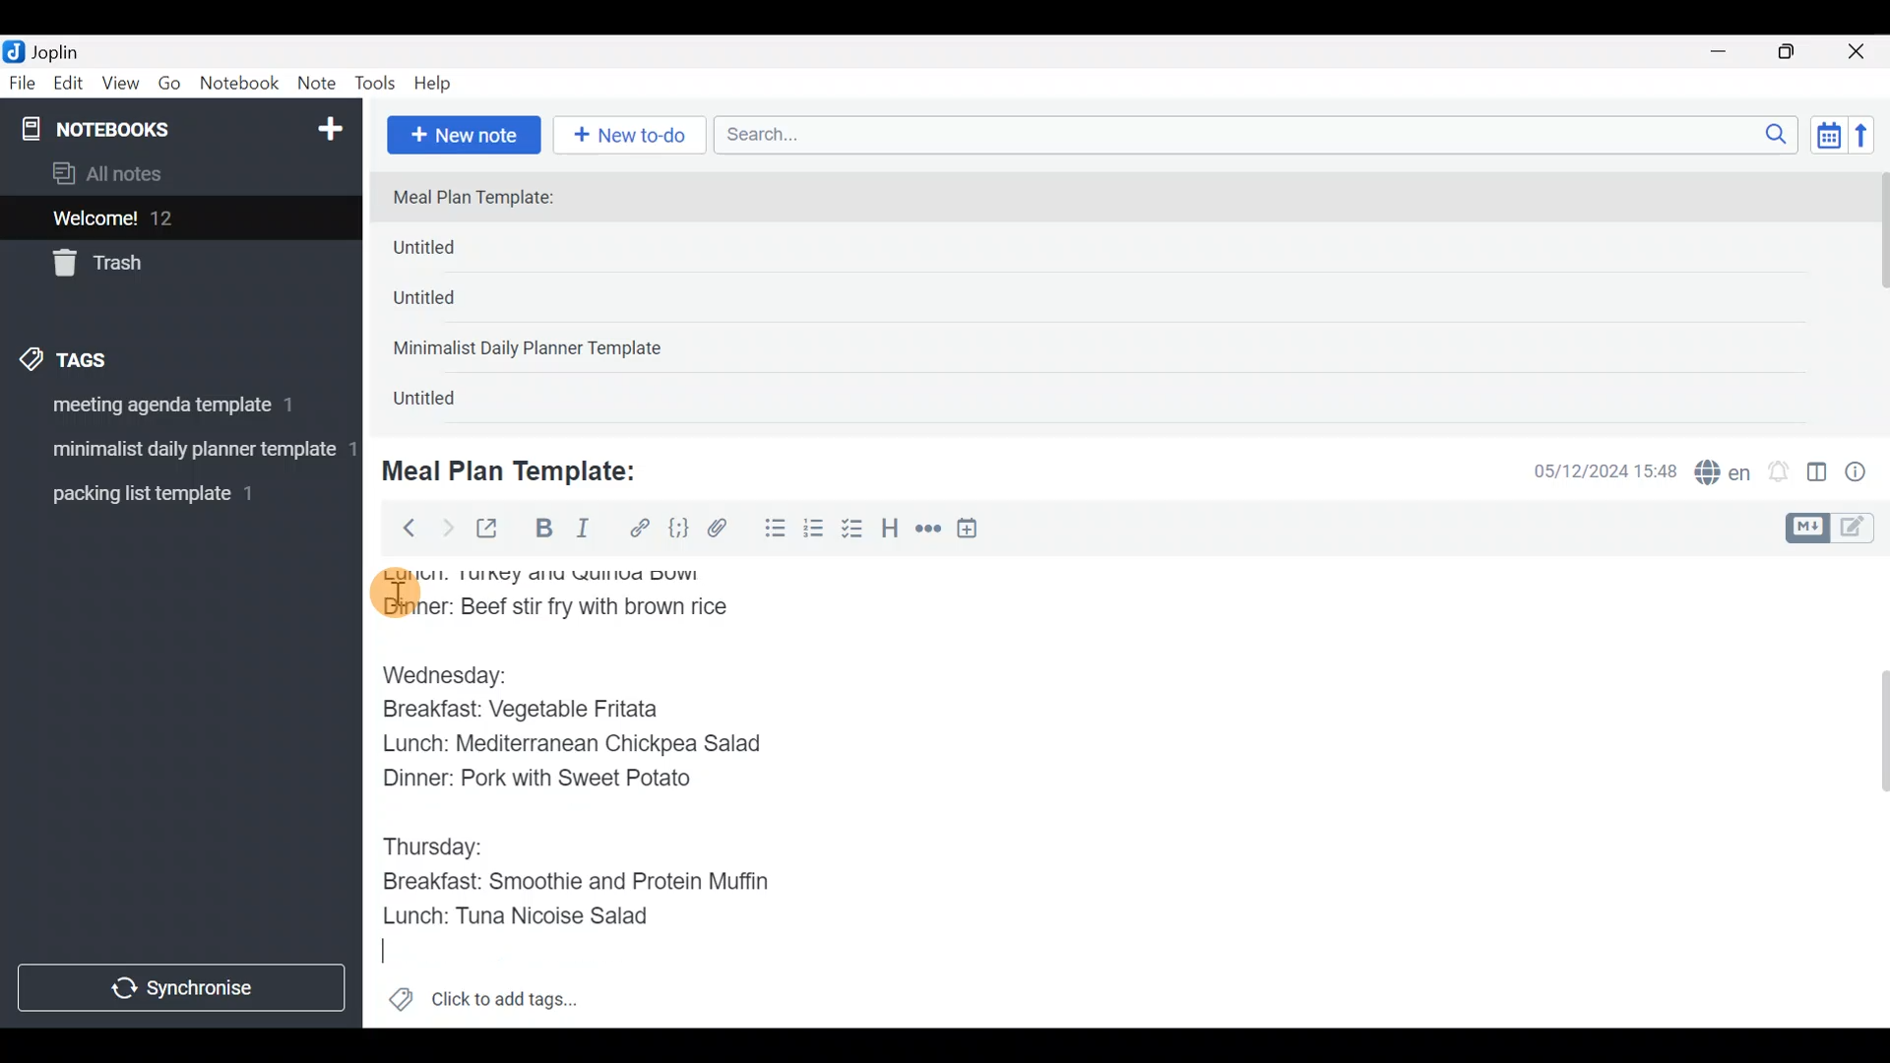  I want to click on Bold, so click(542, 531).